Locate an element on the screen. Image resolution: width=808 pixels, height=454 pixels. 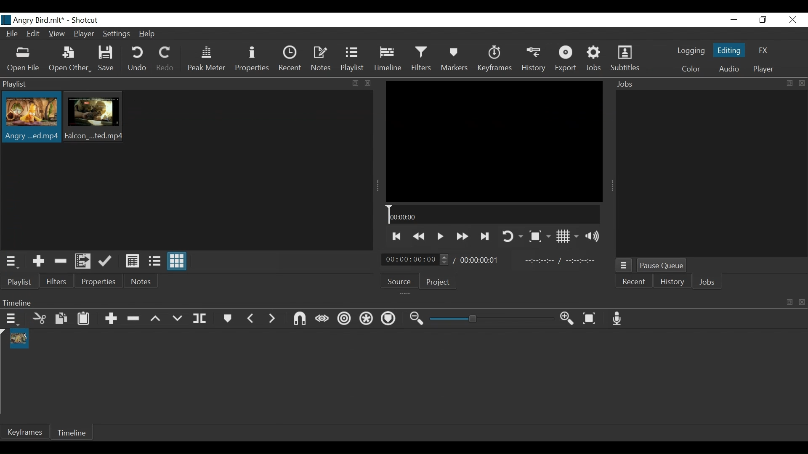
Current Duration is located at coordinates (415, 260).